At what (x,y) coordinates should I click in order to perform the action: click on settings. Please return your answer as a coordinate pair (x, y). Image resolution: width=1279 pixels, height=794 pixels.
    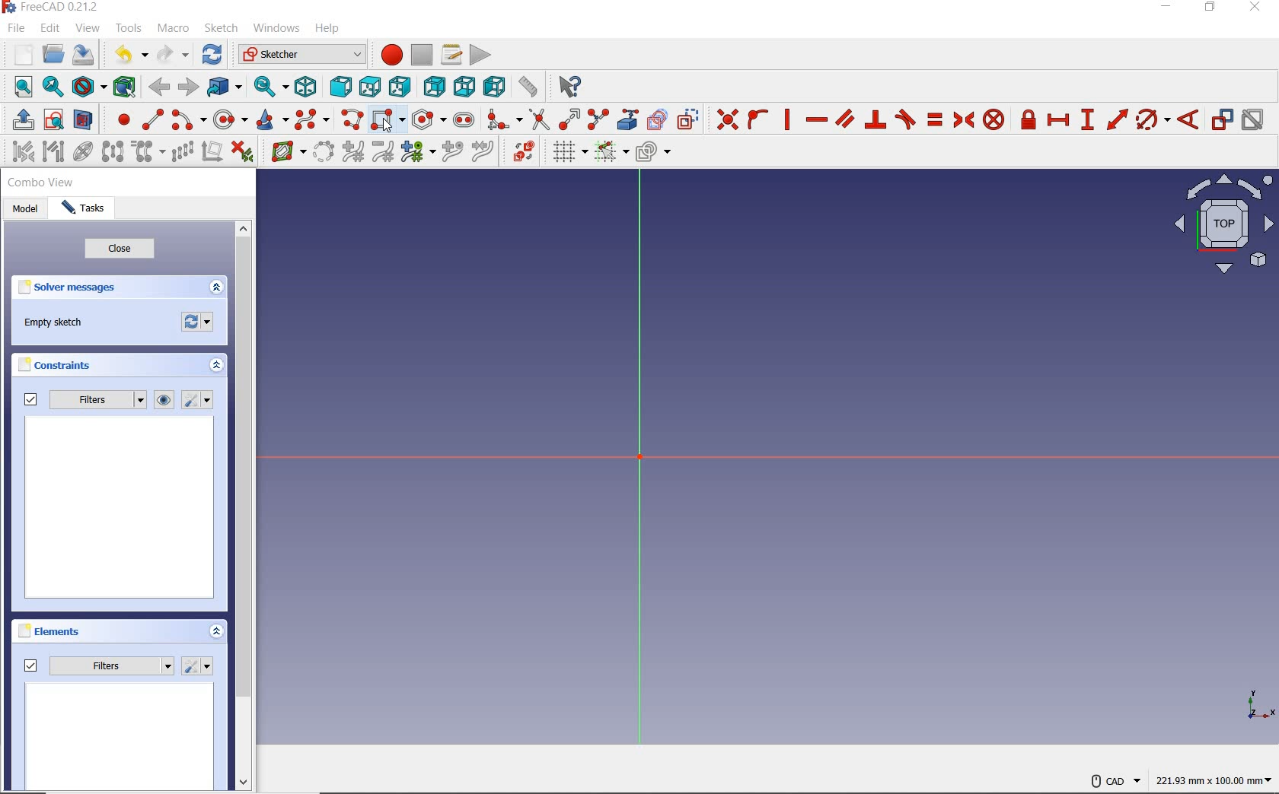
    Looking at the image, I should click on (199, 666).